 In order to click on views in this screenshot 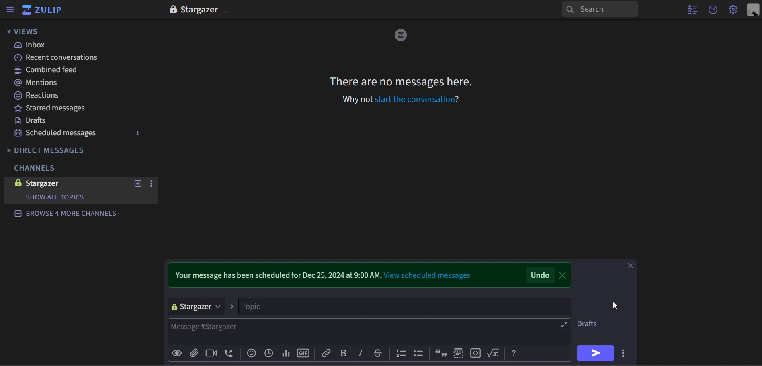, I will do `click(29, 31)`.